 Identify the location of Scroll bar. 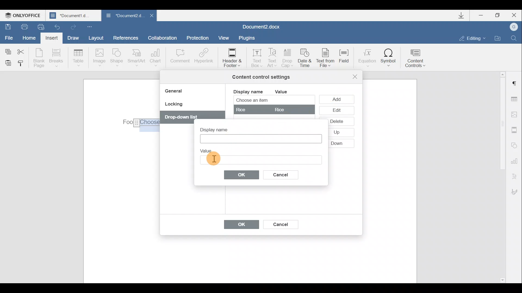
(501, 176).